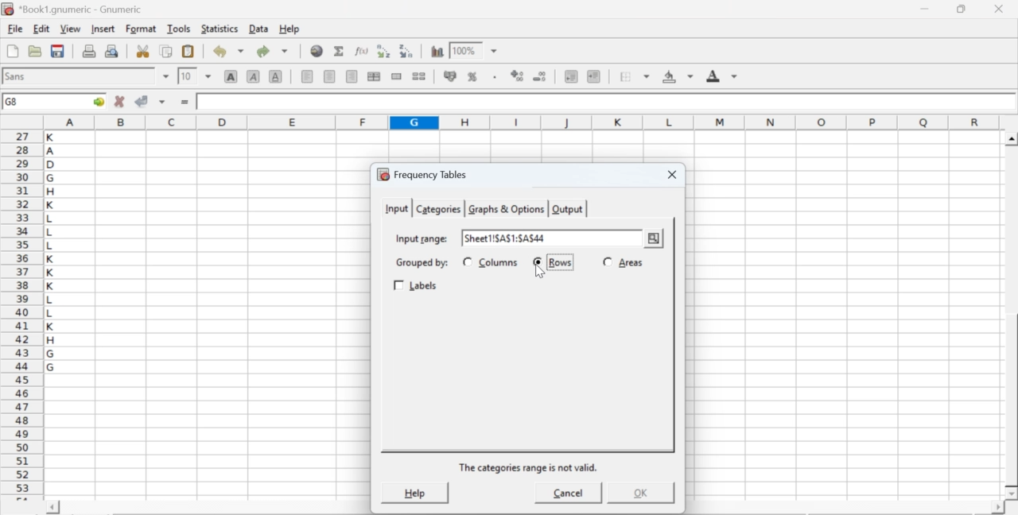  Describe the element at coordinates (499, 262) in the screenshot. I see `columns` at that location.